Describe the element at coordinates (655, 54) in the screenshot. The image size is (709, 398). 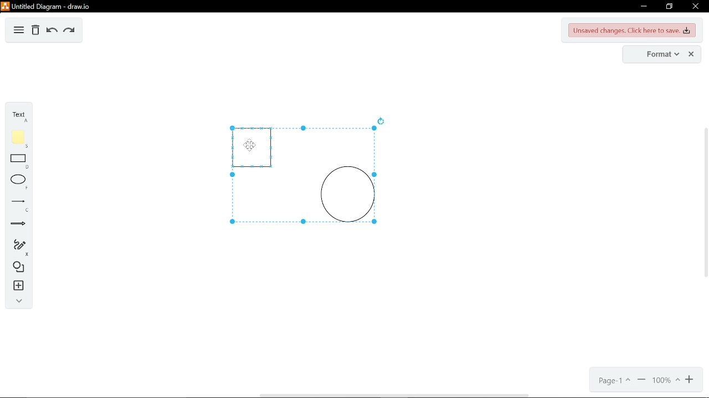
I see `format` at that location.